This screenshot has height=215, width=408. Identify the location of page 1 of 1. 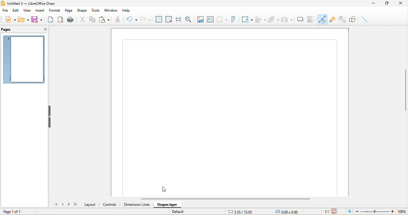
(17, 211).